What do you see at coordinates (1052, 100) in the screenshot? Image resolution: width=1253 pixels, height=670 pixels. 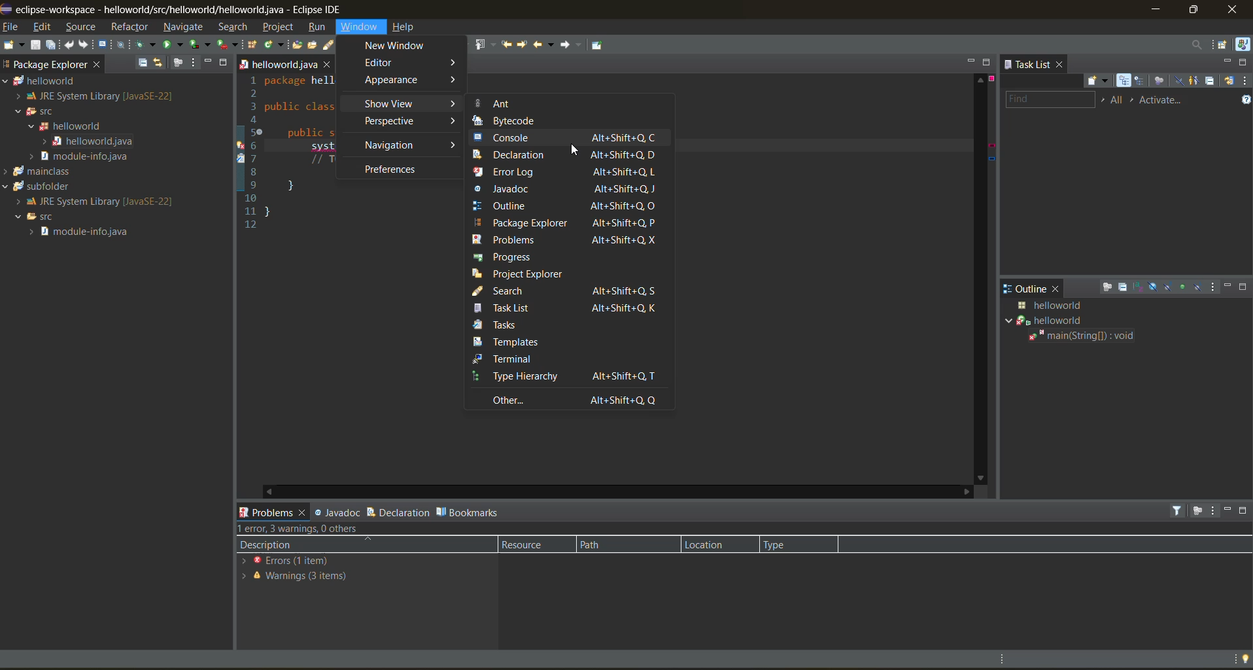 I see `find` at bounding box center [1052, 100].